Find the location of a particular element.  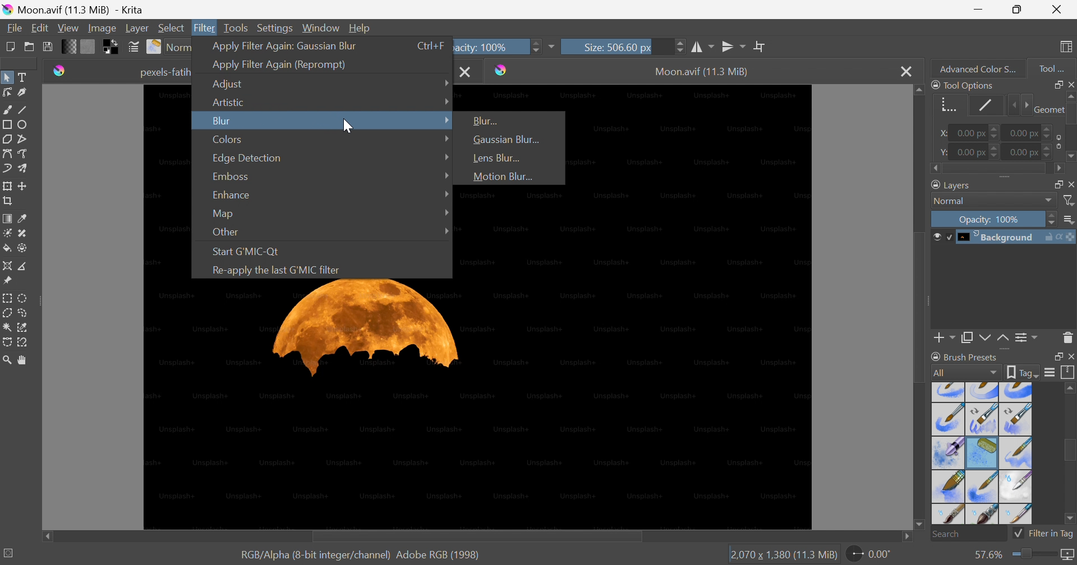

 is located at coordinates (962, 86).